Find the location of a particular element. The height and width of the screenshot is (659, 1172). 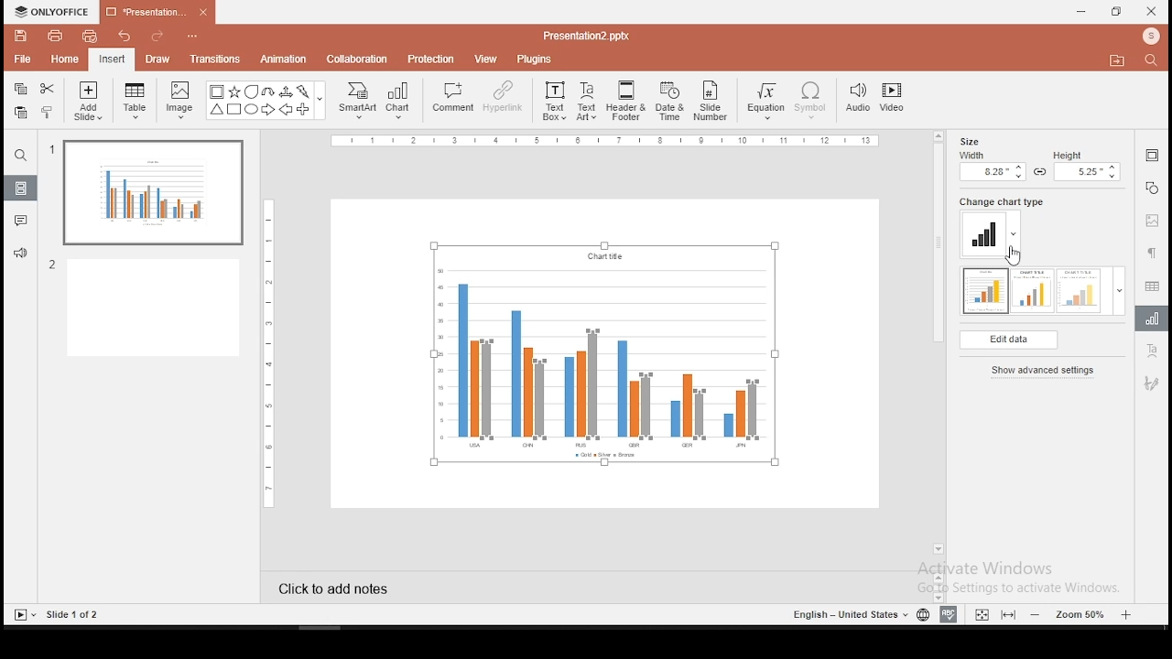

equation is located at coordinates (767, 101).